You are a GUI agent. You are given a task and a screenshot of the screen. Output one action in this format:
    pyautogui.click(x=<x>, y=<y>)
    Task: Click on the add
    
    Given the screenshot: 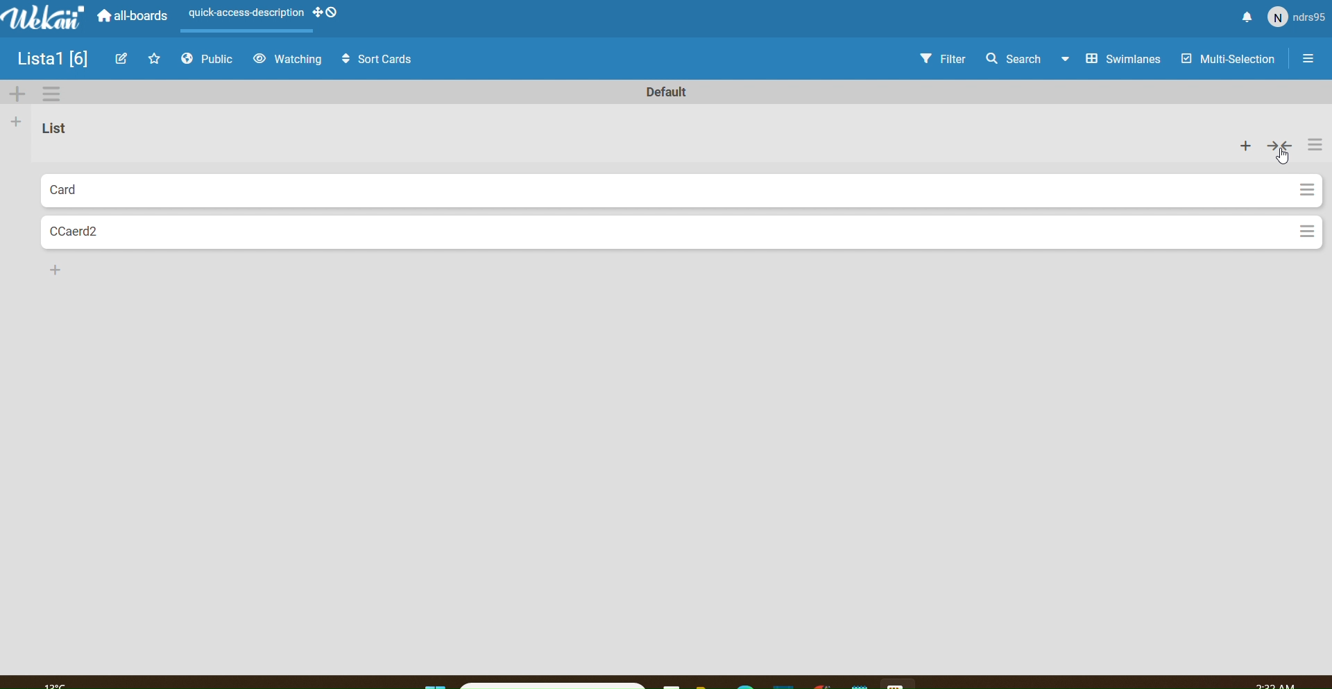 What is the action you would take?
    pyautogui.click(x=1245, y=150)
    